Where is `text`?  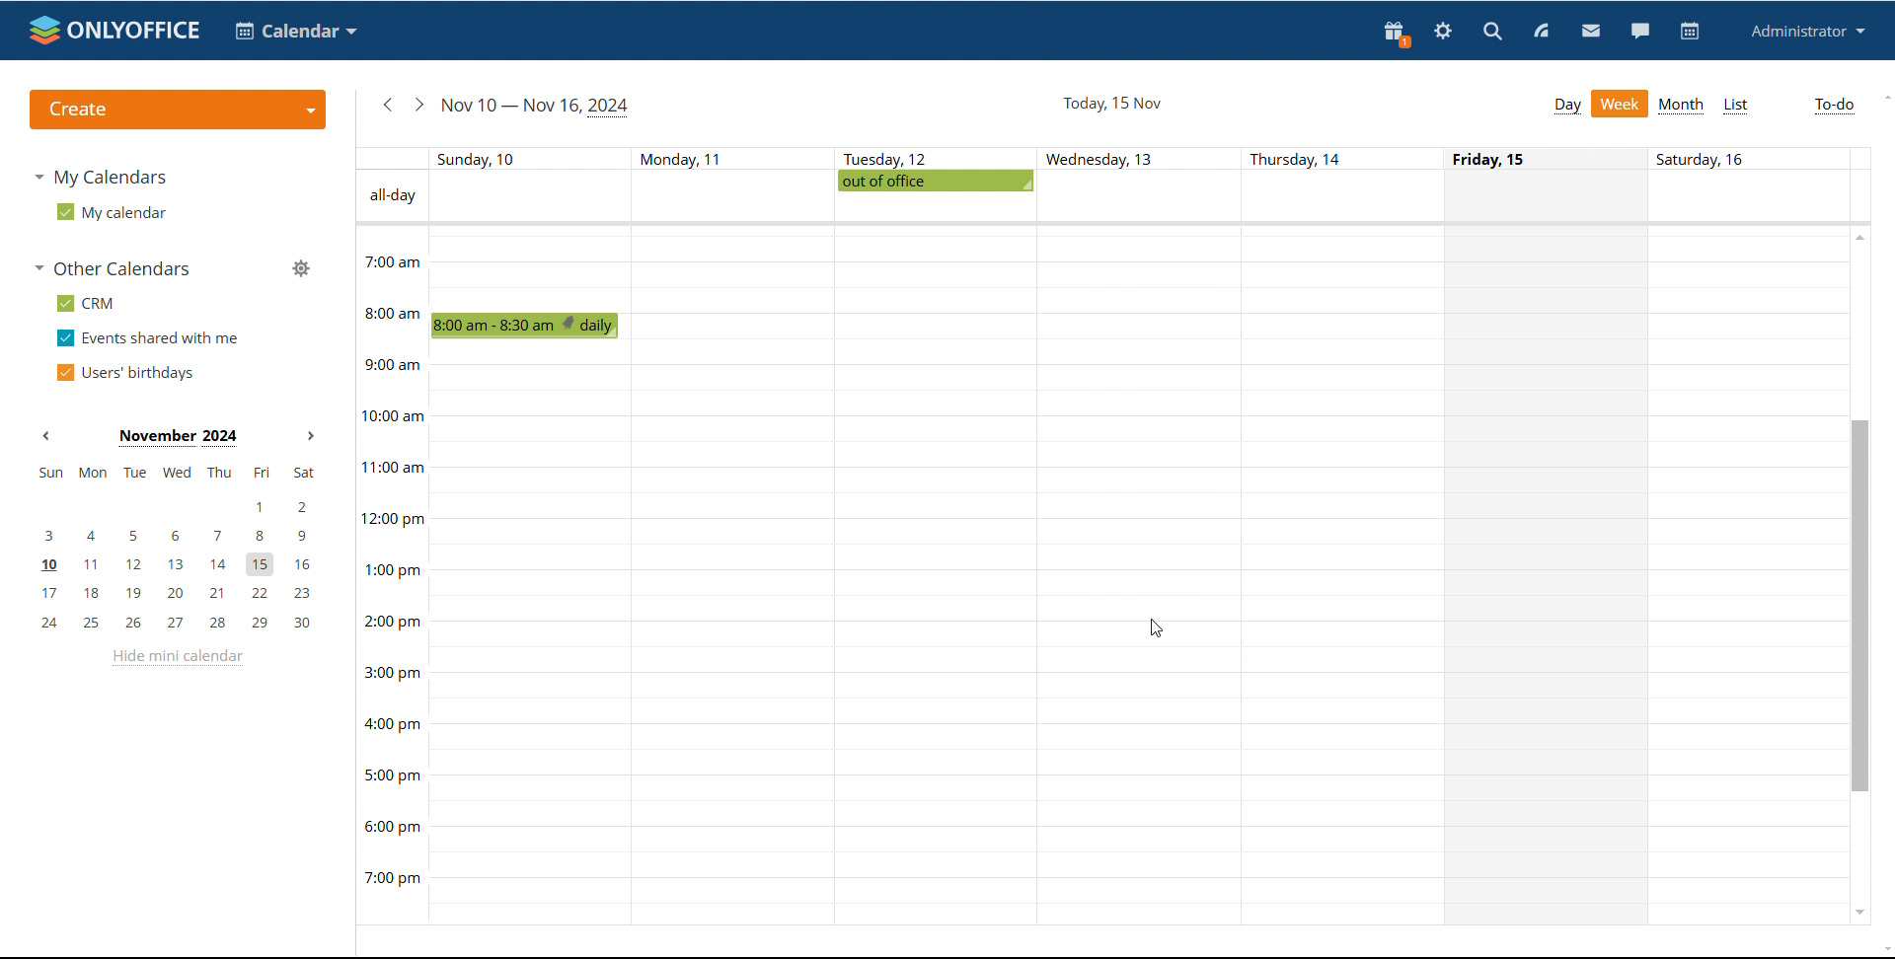 text is located at coordinates (681, 156).